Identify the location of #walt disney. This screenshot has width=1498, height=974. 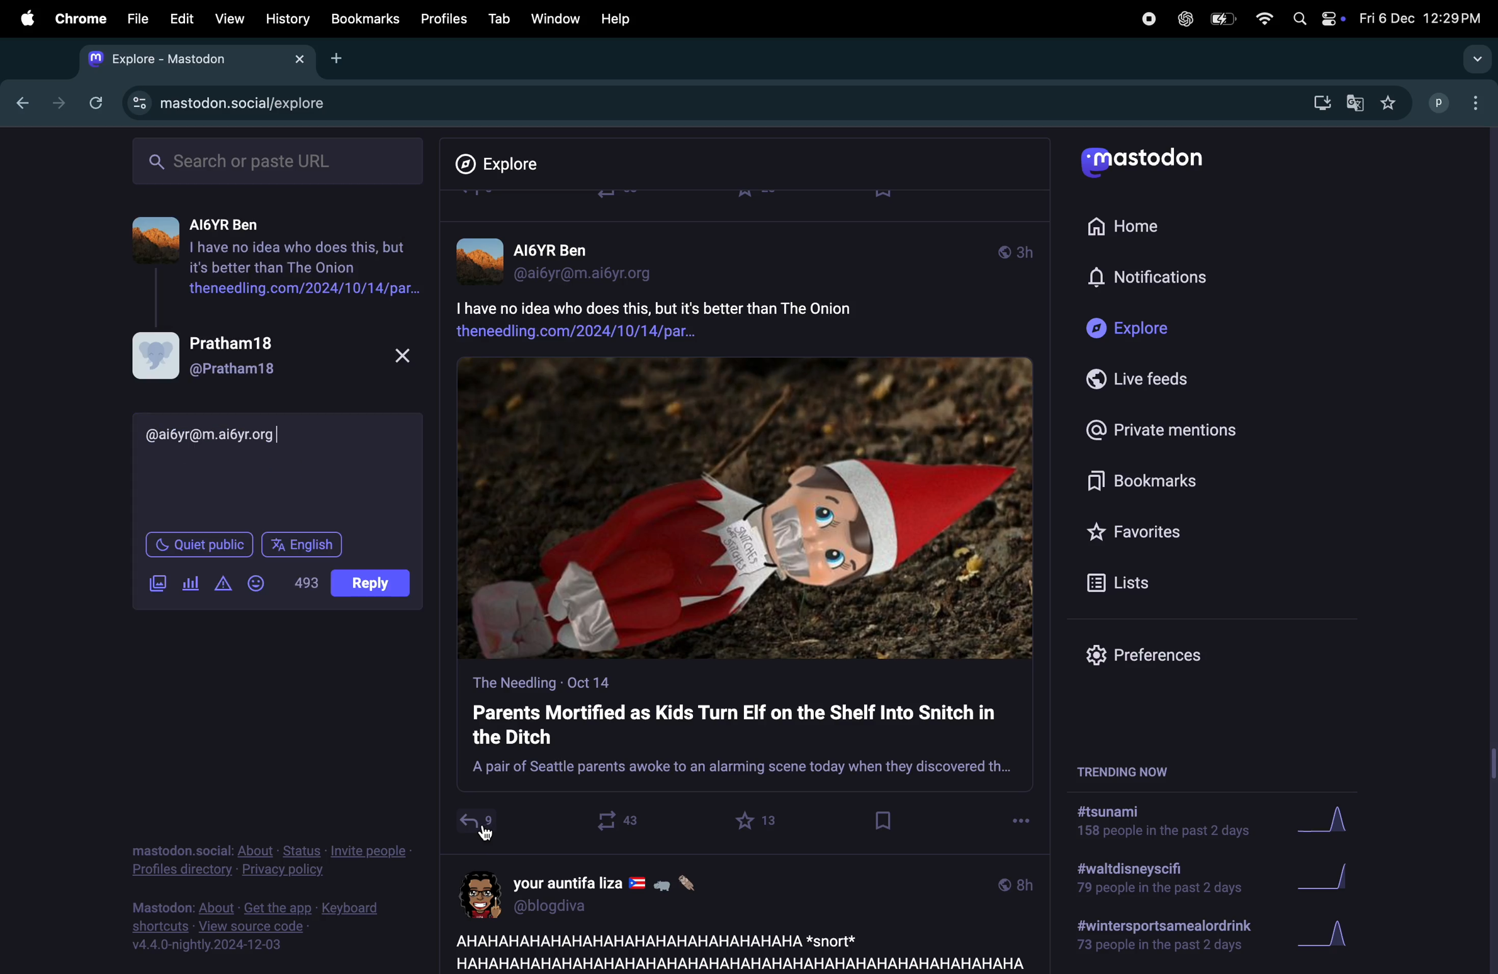
(1156, 882).